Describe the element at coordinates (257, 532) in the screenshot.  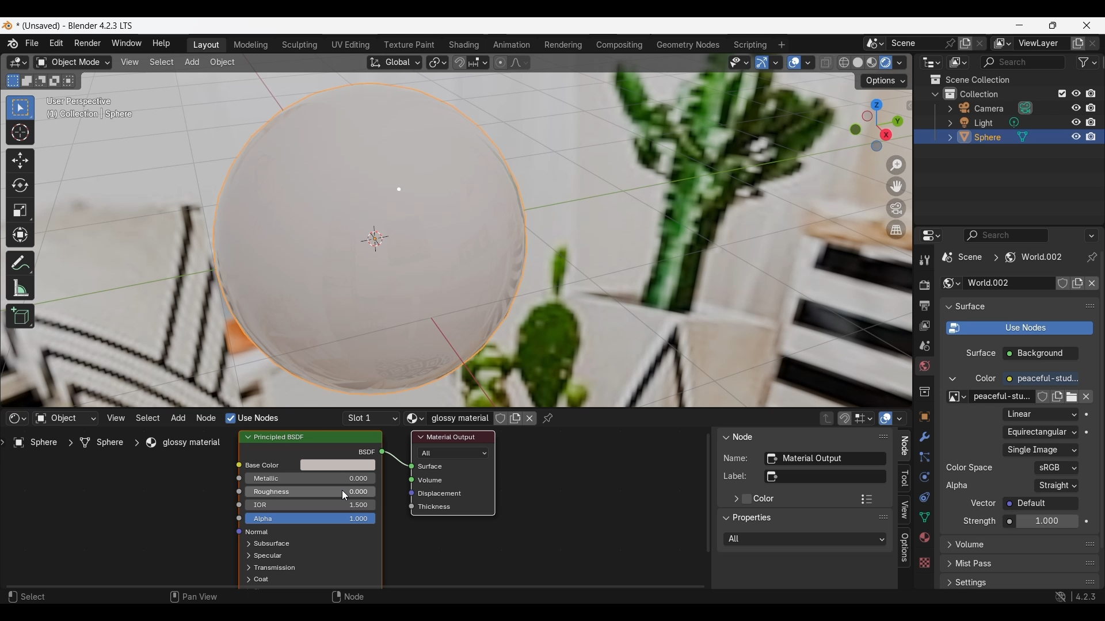
I see `normal` at that location.